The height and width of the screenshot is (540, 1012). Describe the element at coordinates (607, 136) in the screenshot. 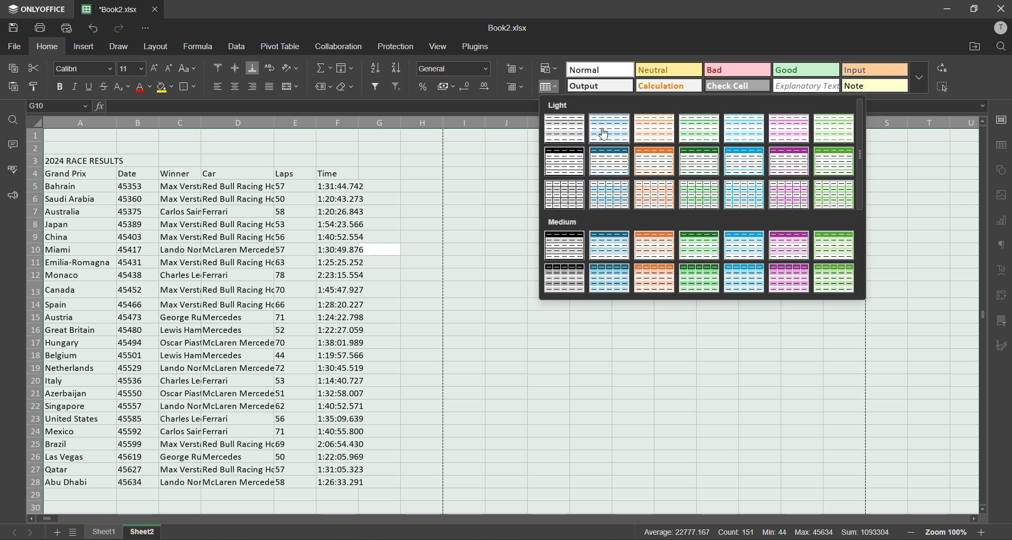

I see `cursor` at that location.